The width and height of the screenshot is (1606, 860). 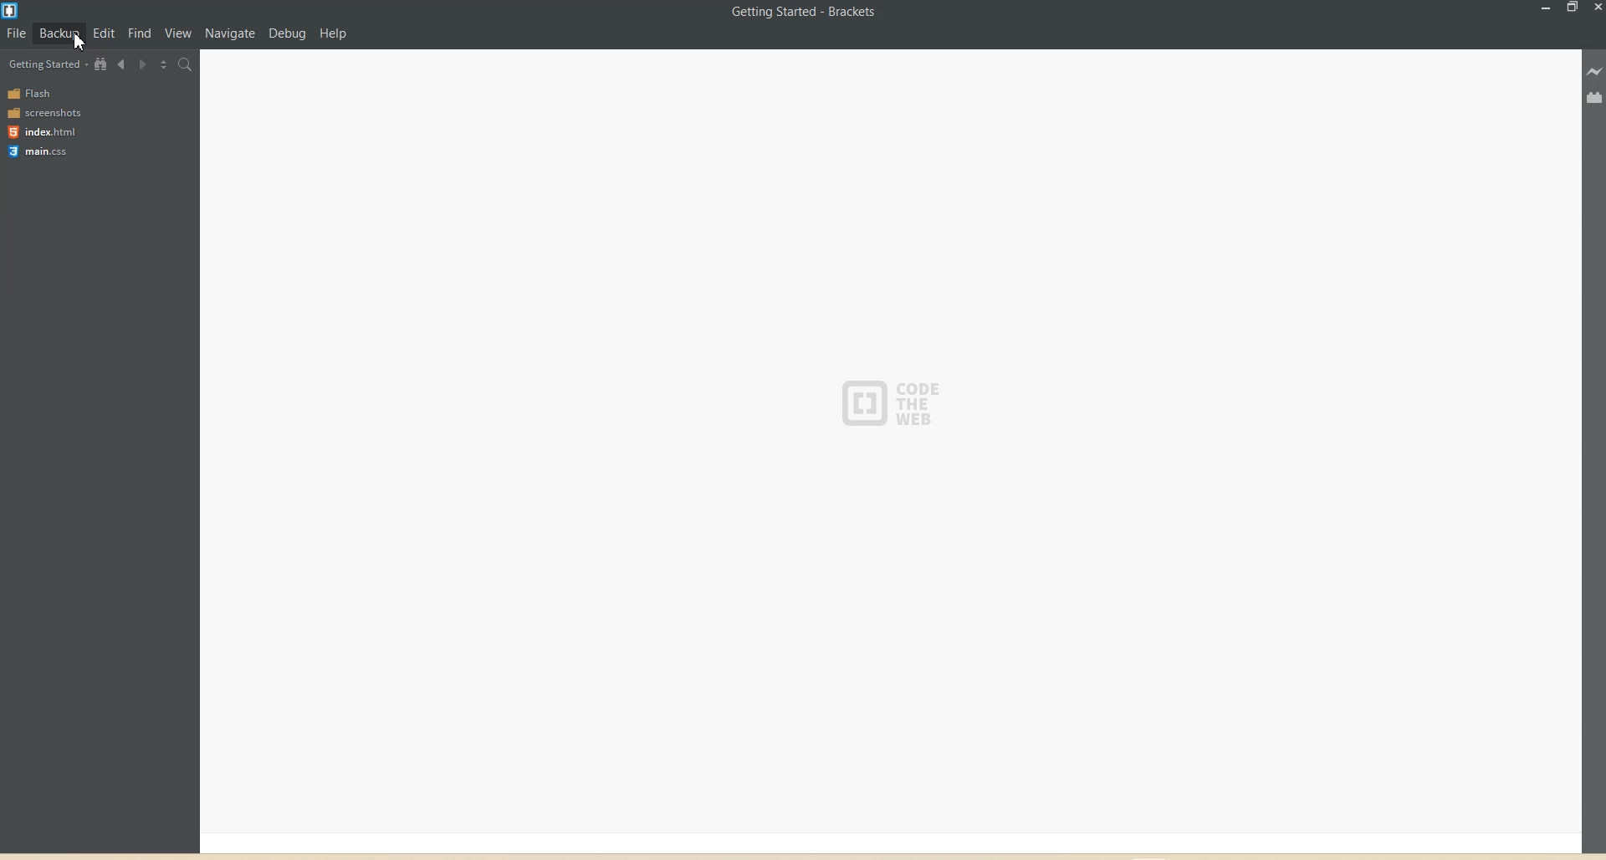 I want to click on Navigation, so click(x=228, y=33).